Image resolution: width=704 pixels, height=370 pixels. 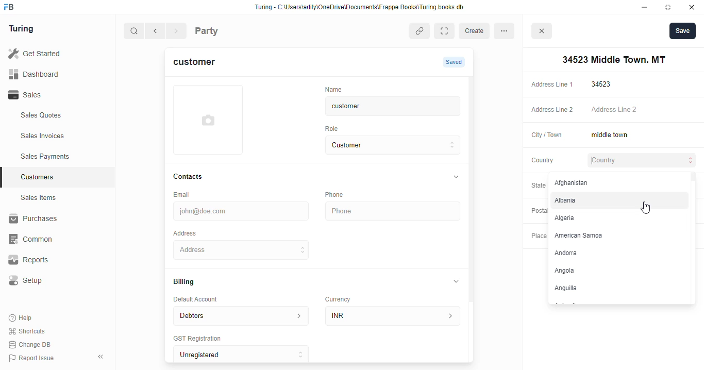 I want to click on Sales Items., so click(x=57, y=198).